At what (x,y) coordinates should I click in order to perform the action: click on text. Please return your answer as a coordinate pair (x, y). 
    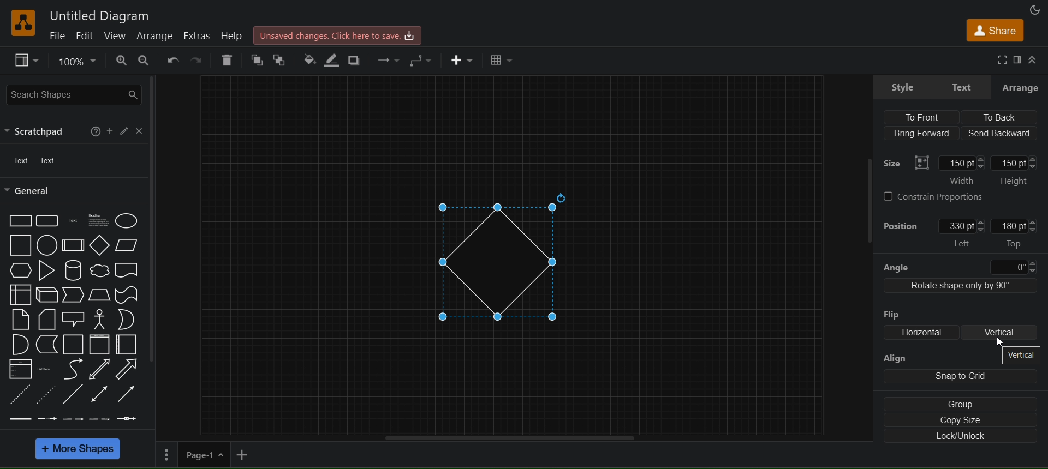
    Looking at the image, I should click on (41, 162).